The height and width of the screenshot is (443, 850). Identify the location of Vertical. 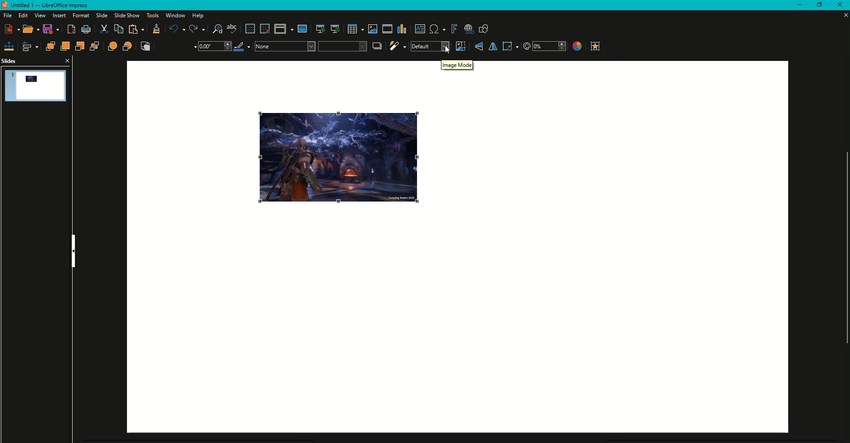
(479, 47).